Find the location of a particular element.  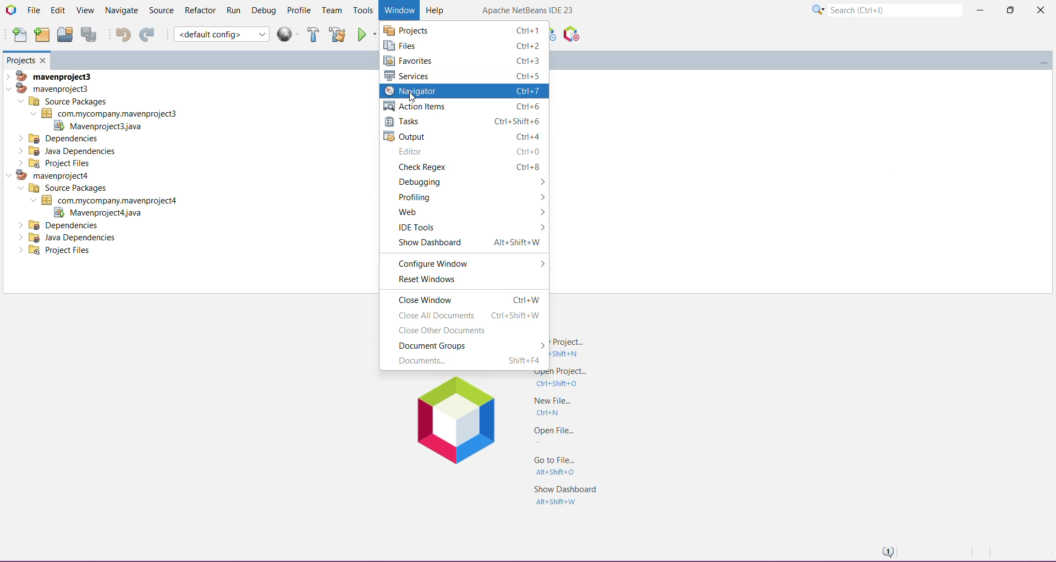

Click to open Navigator Window is located at coordinates (464, 91).